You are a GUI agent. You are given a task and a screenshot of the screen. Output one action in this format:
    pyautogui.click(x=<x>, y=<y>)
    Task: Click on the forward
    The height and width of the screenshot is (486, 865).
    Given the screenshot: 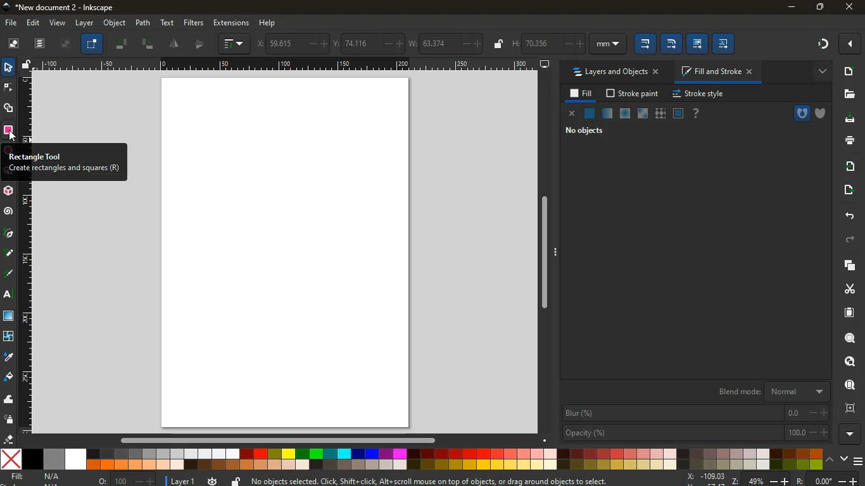 What is the action you would take?
    pyautogui.click(x=849, y=239)
    